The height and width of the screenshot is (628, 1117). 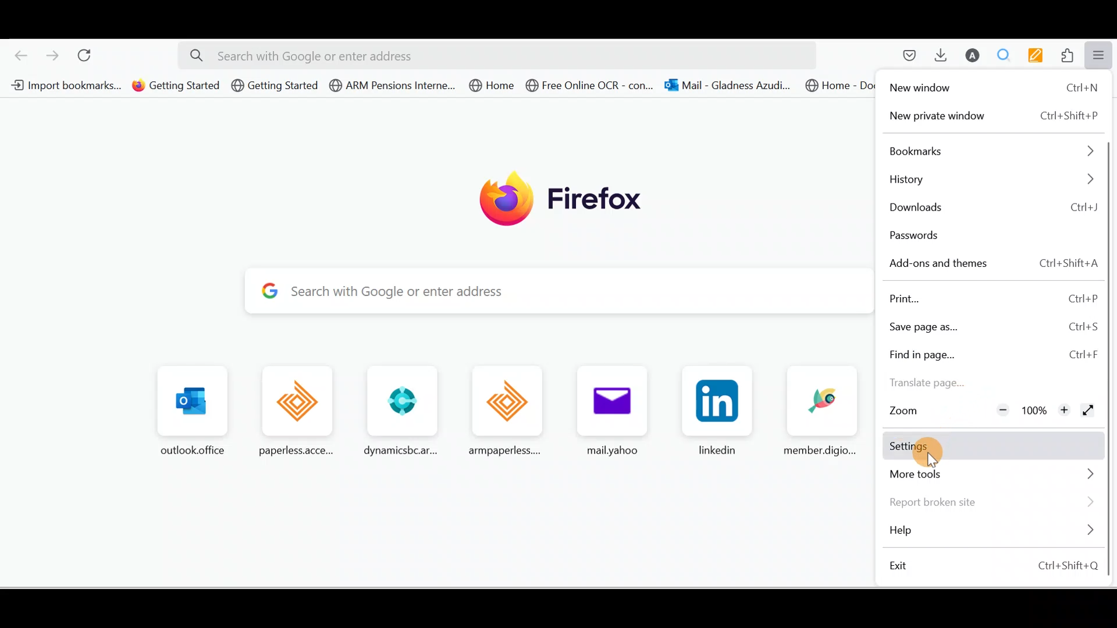 I want to click on Frequently browsed page, so click(x=820, y=411).